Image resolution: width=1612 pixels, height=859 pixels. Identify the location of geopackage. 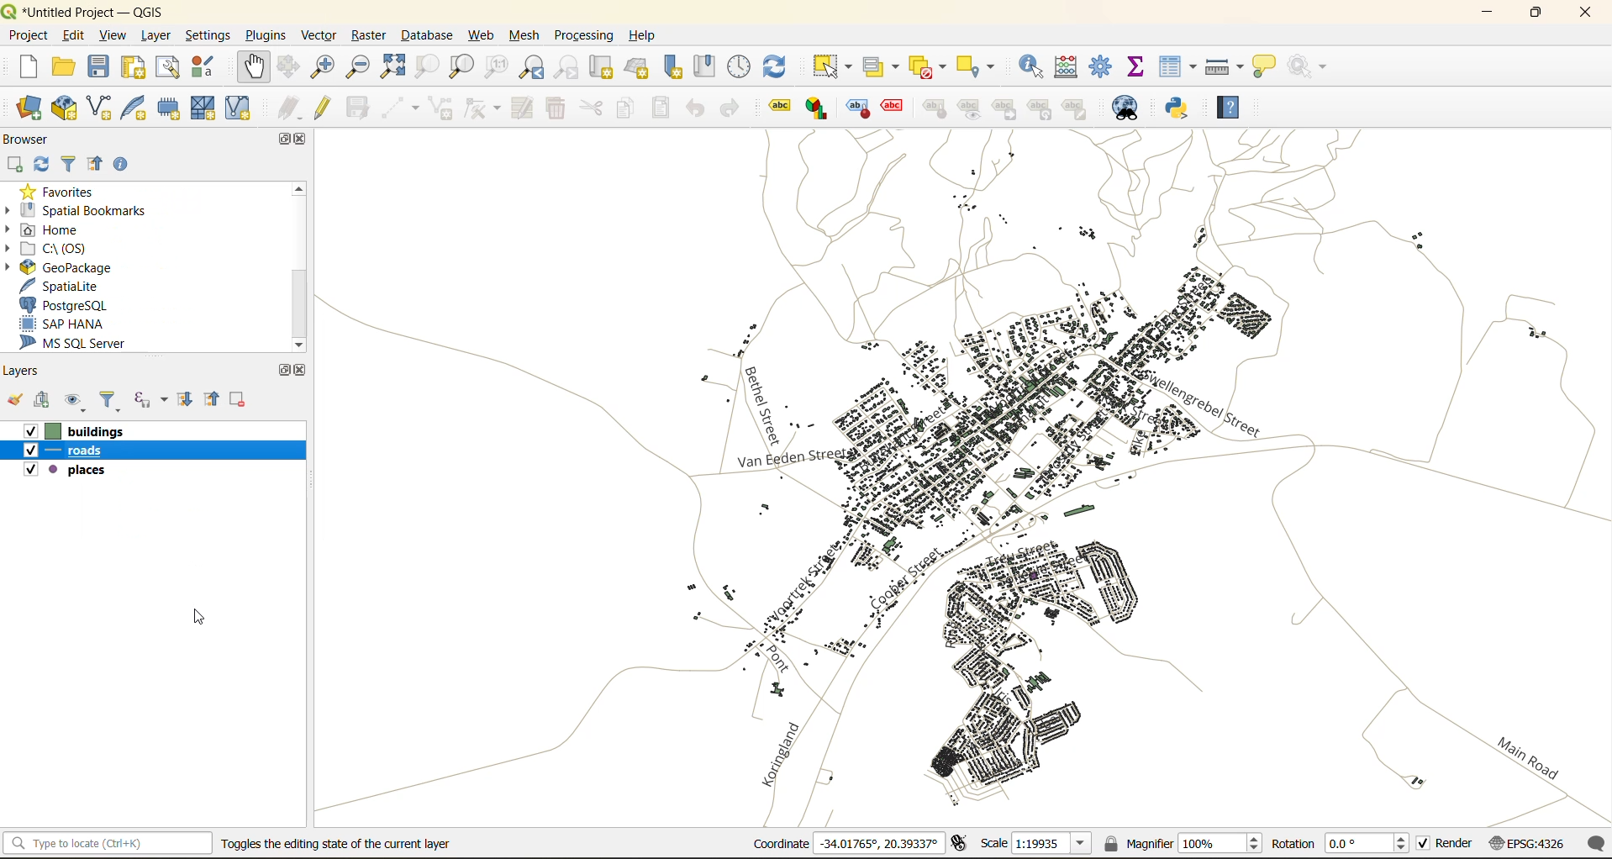
(74, 269).